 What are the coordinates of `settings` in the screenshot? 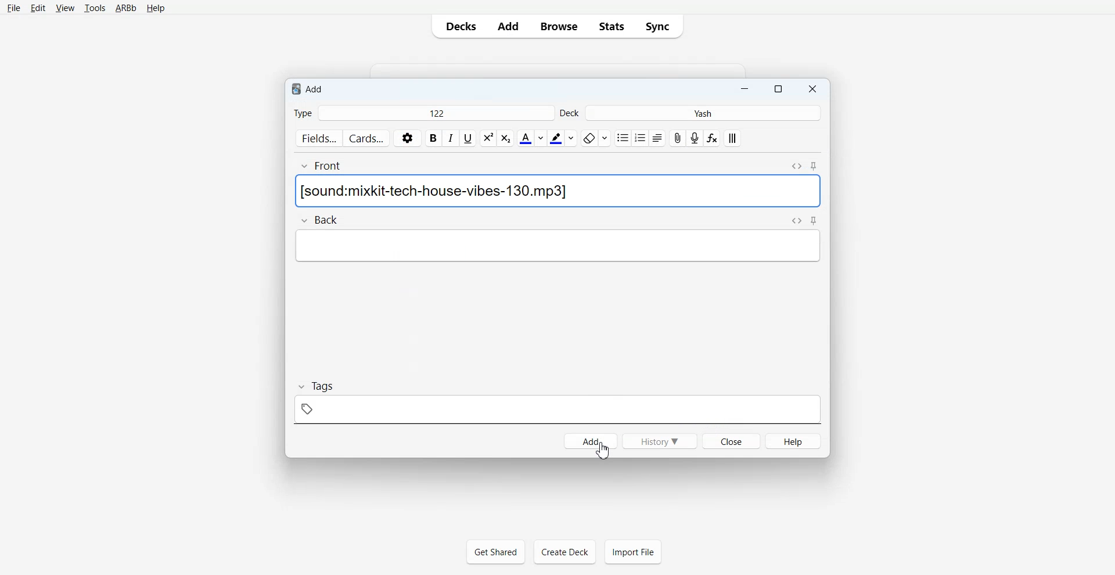 It's located at (407, 137).